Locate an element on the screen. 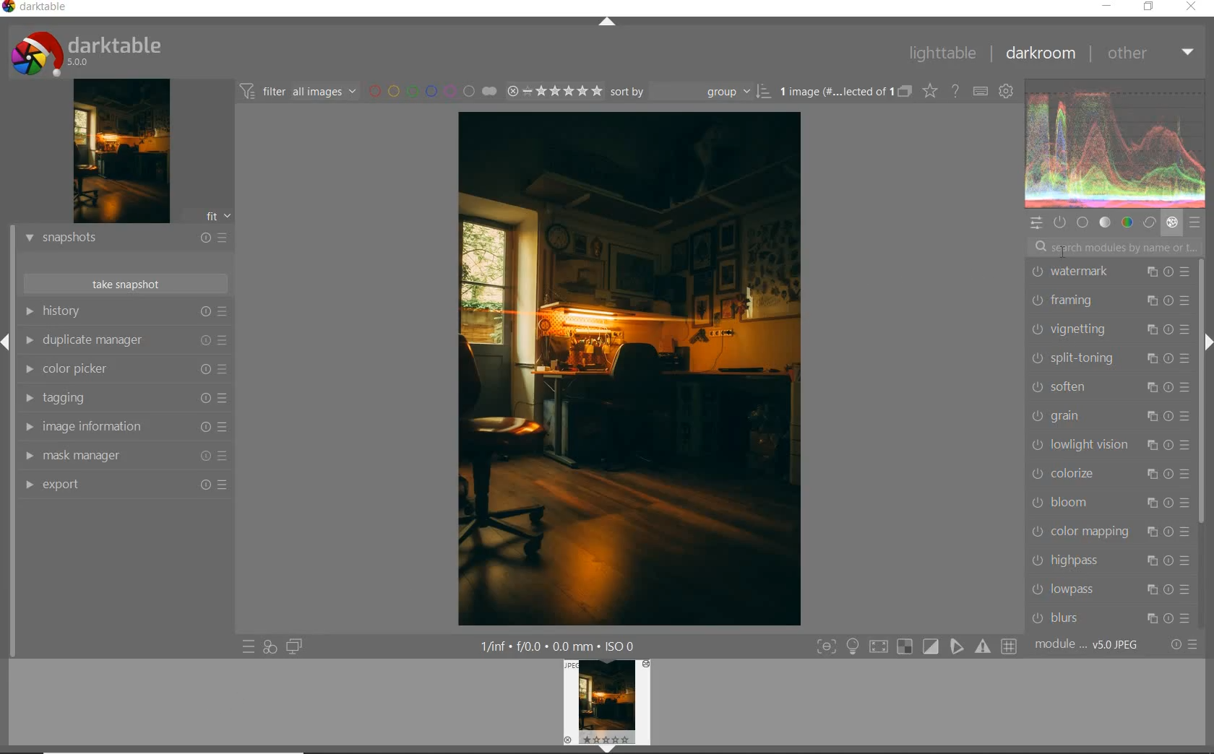 This screenshot has width=1214, height=754. quick access panel is located at coordinates (1036, 222).